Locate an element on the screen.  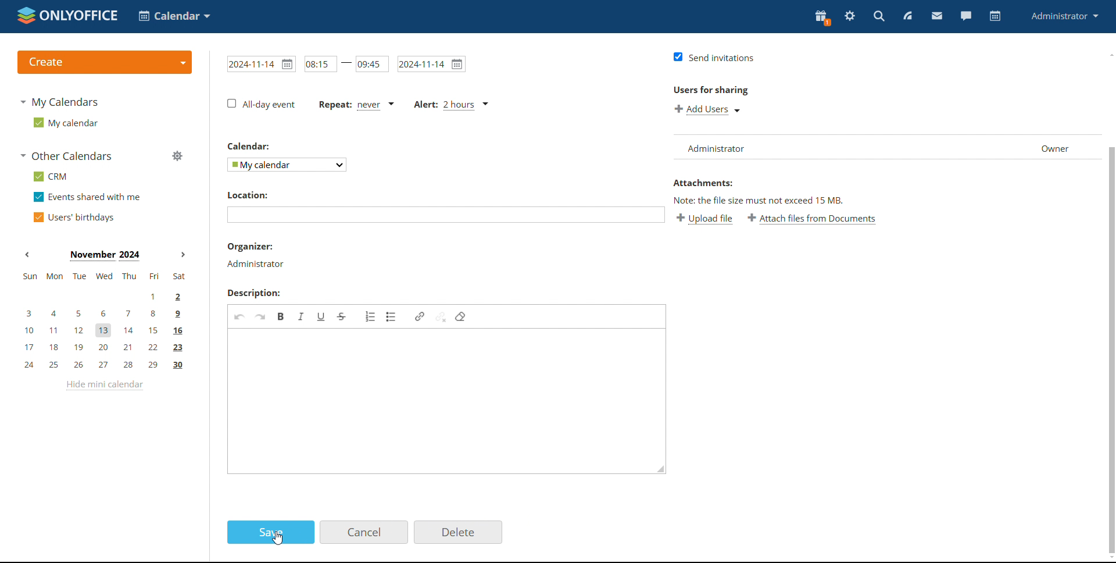
redo is located at coordinates (260, 316).